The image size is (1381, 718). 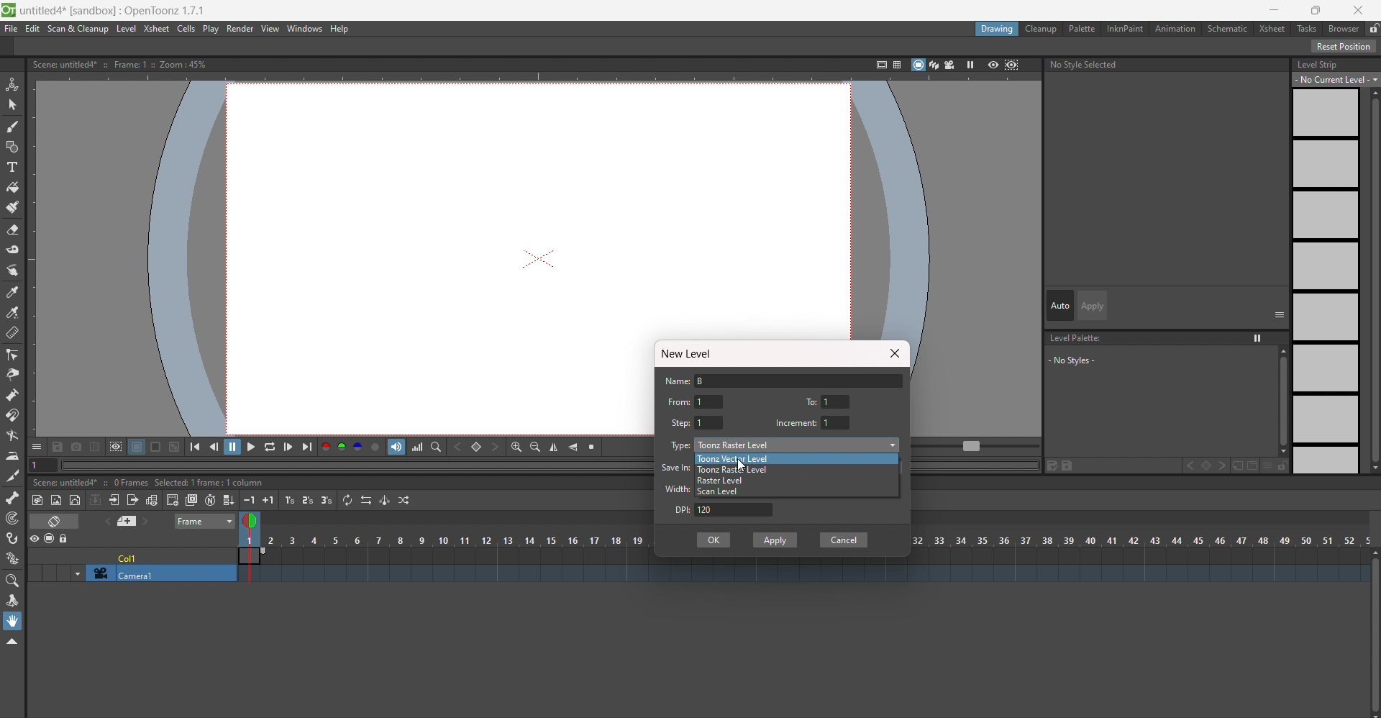 I want to click on , so click(x=55, y=521).